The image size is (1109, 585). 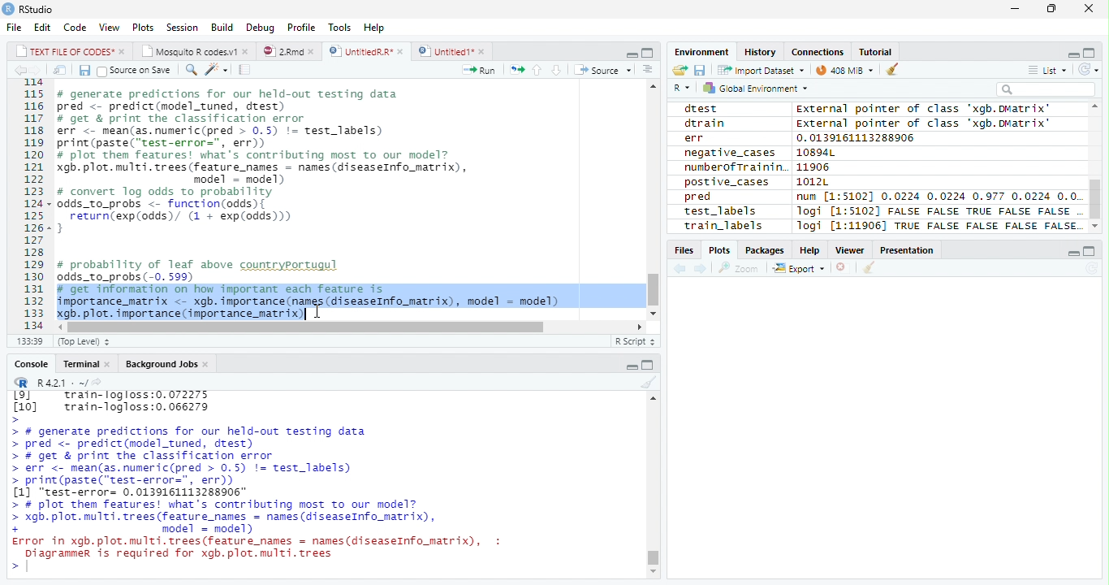 What do you see at coordinates (1089, 249) in the screenshot?
I see `Maximize` at bounding box center [1089, 249].